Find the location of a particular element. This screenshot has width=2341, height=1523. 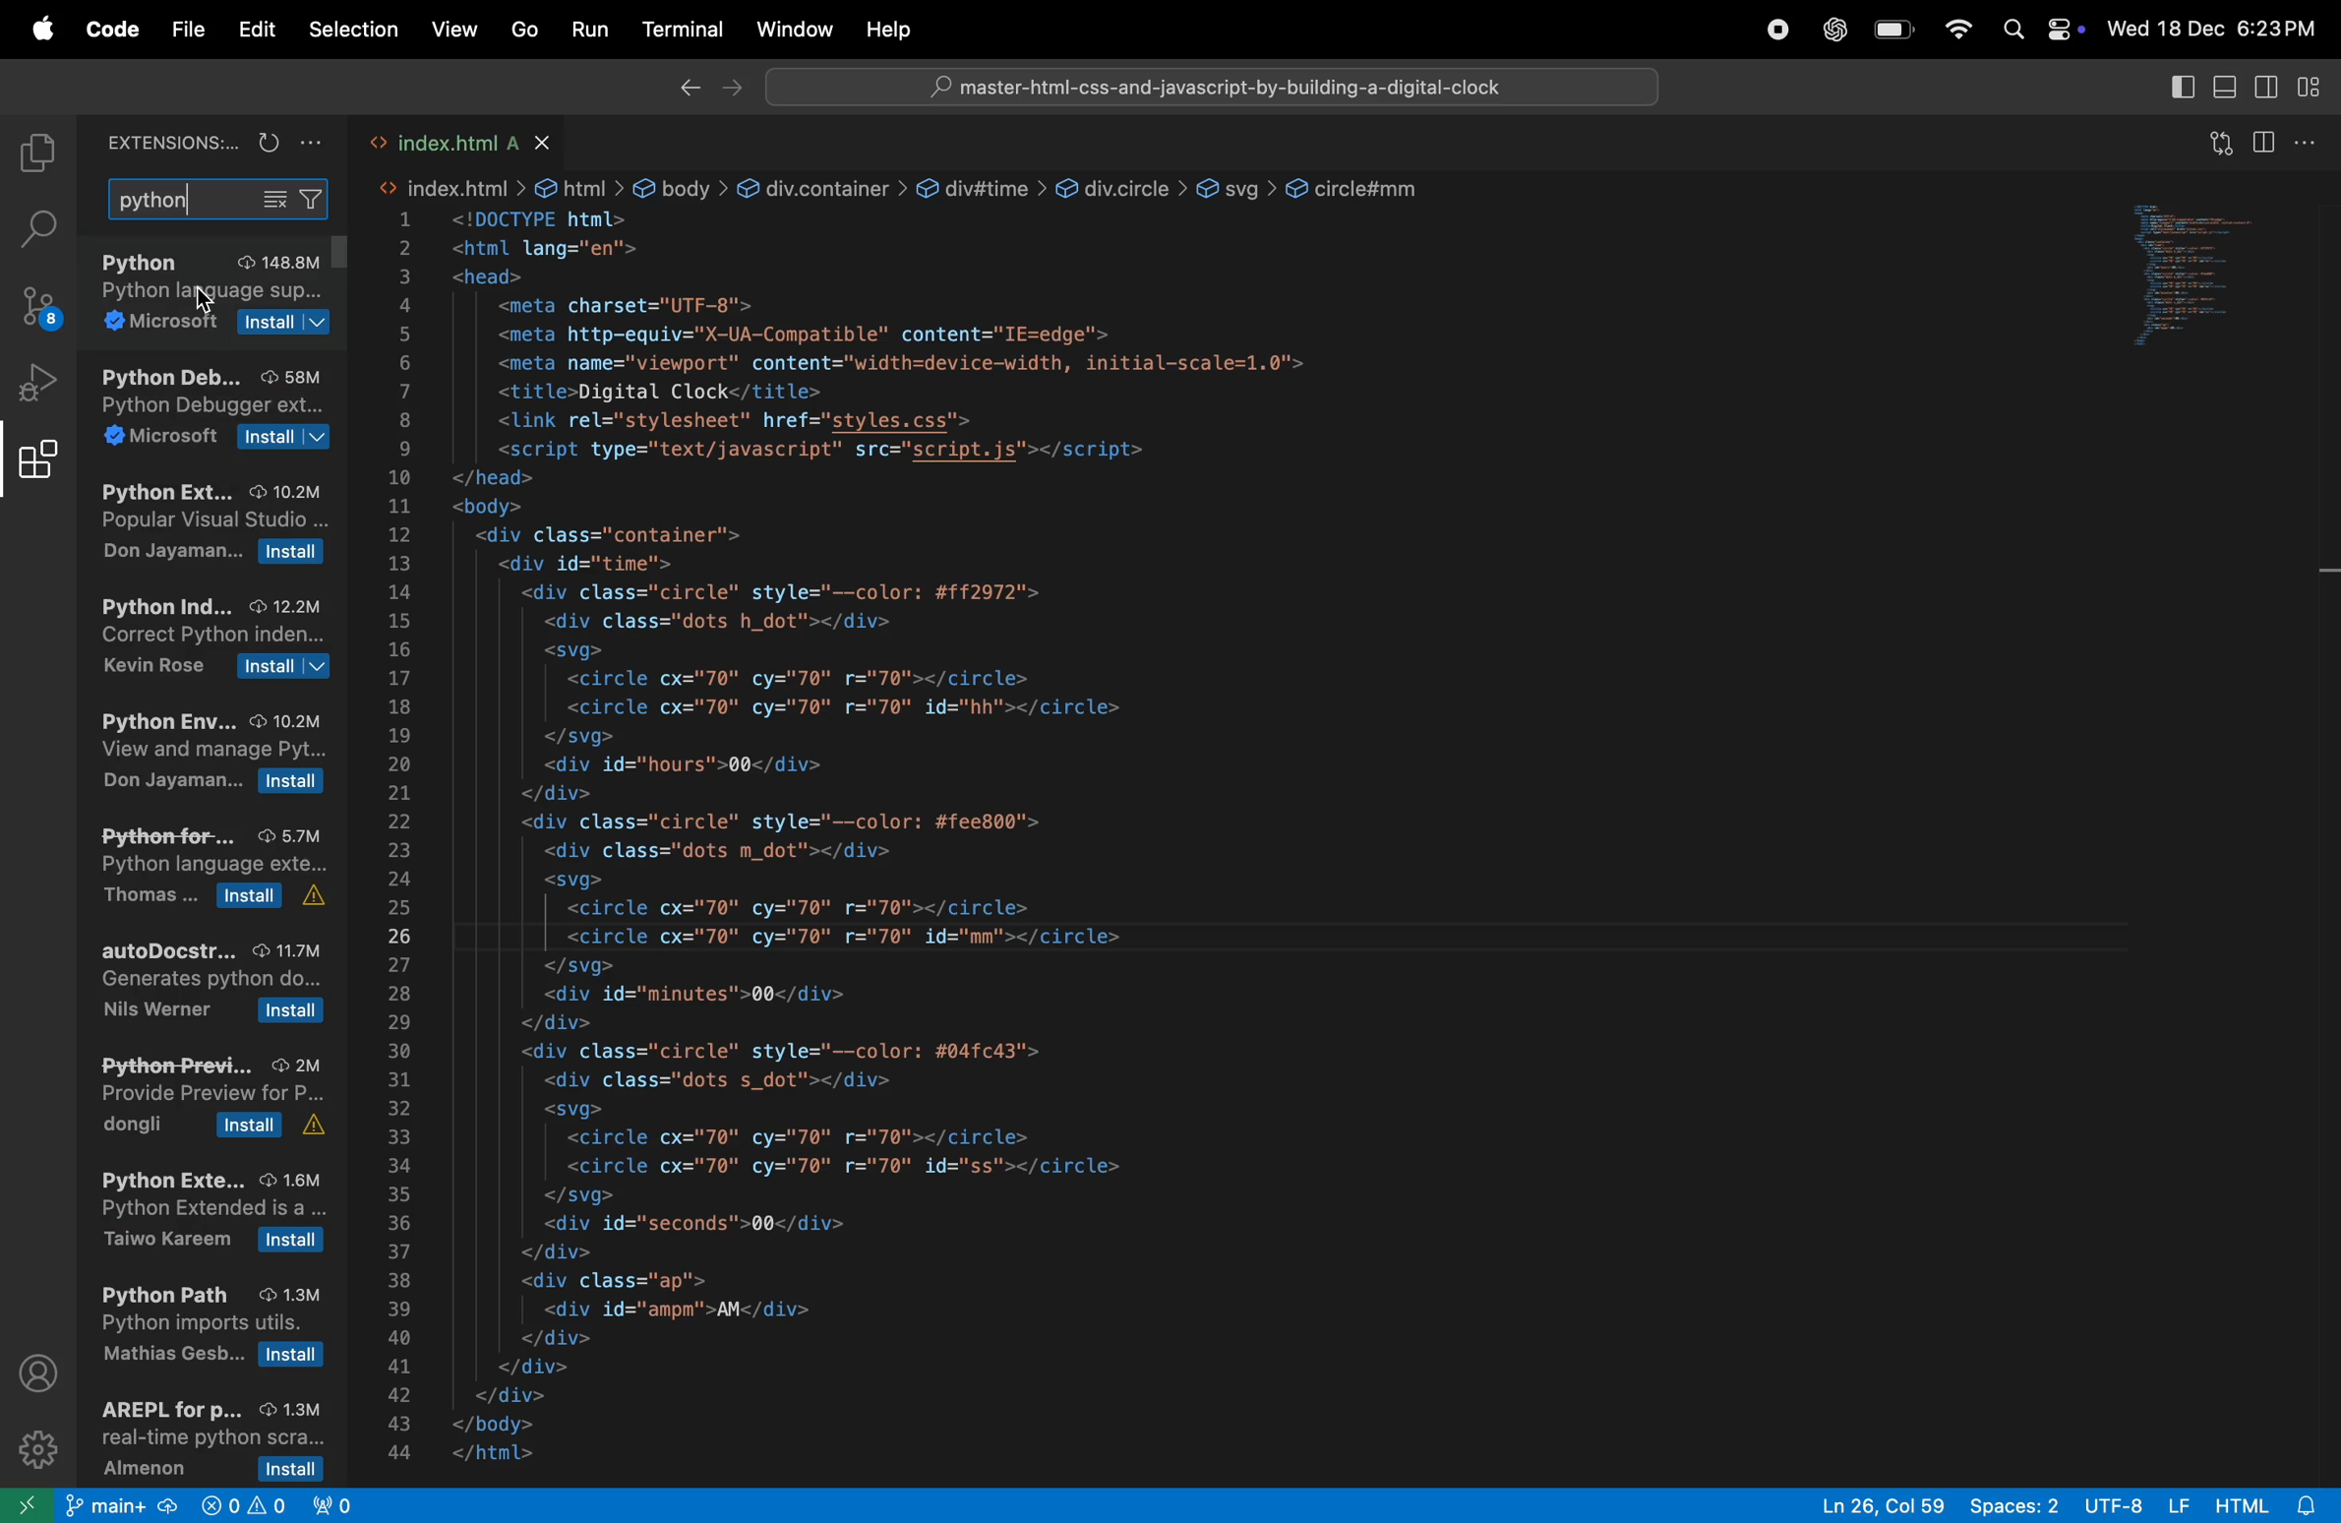

search bar is located at coordinates (1206, 86).